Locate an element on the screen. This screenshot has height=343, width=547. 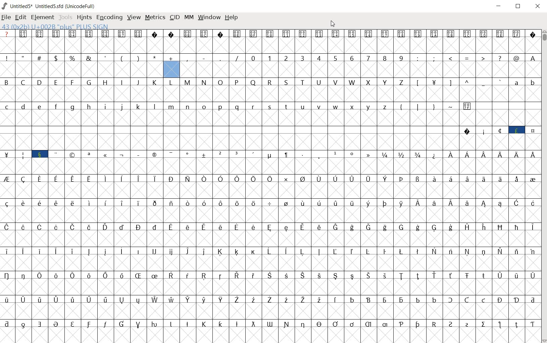
slot is located at coordinates (229, 138).